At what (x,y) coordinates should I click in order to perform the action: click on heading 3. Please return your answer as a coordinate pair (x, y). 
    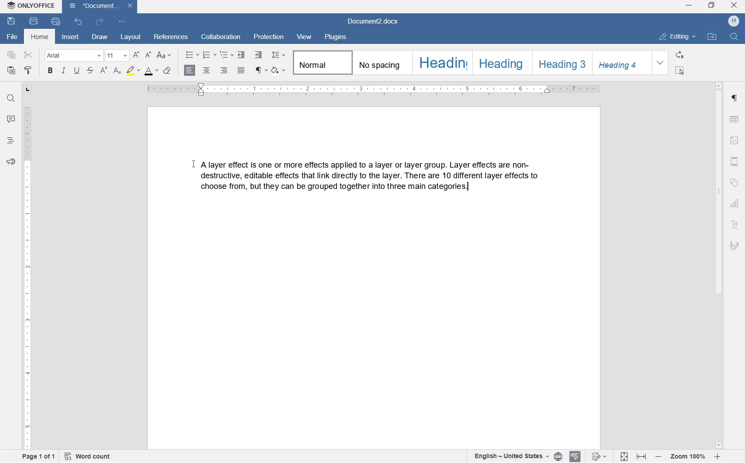
    Looking at the image, I should click on (562, 63).